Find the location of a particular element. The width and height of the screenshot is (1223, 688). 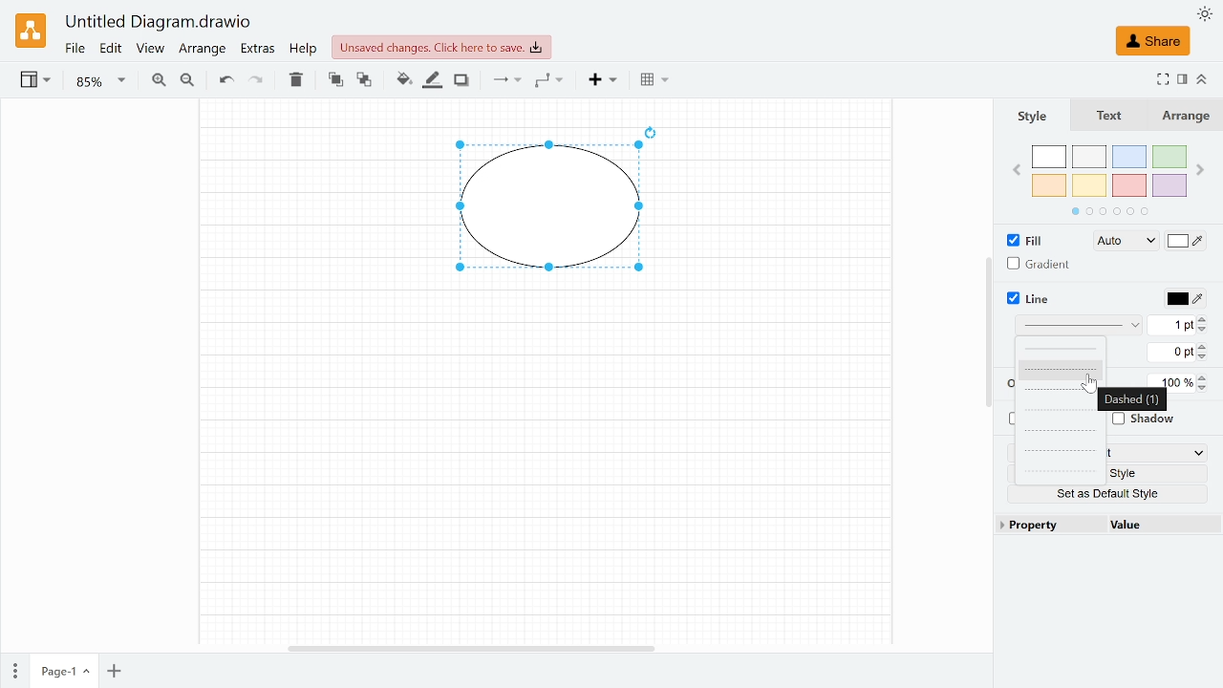

Decrease Opacity is located at coordinates (1206, 390).